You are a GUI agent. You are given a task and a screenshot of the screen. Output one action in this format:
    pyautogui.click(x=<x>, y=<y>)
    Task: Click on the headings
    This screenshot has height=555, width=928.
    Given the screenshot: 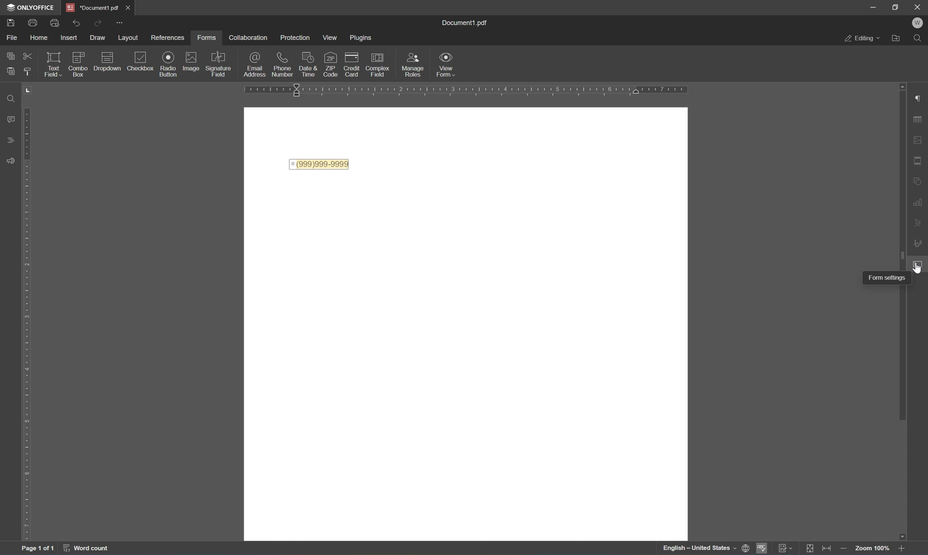 What is the action you would take?
    pyautogui.click(x=9, y=139)
    